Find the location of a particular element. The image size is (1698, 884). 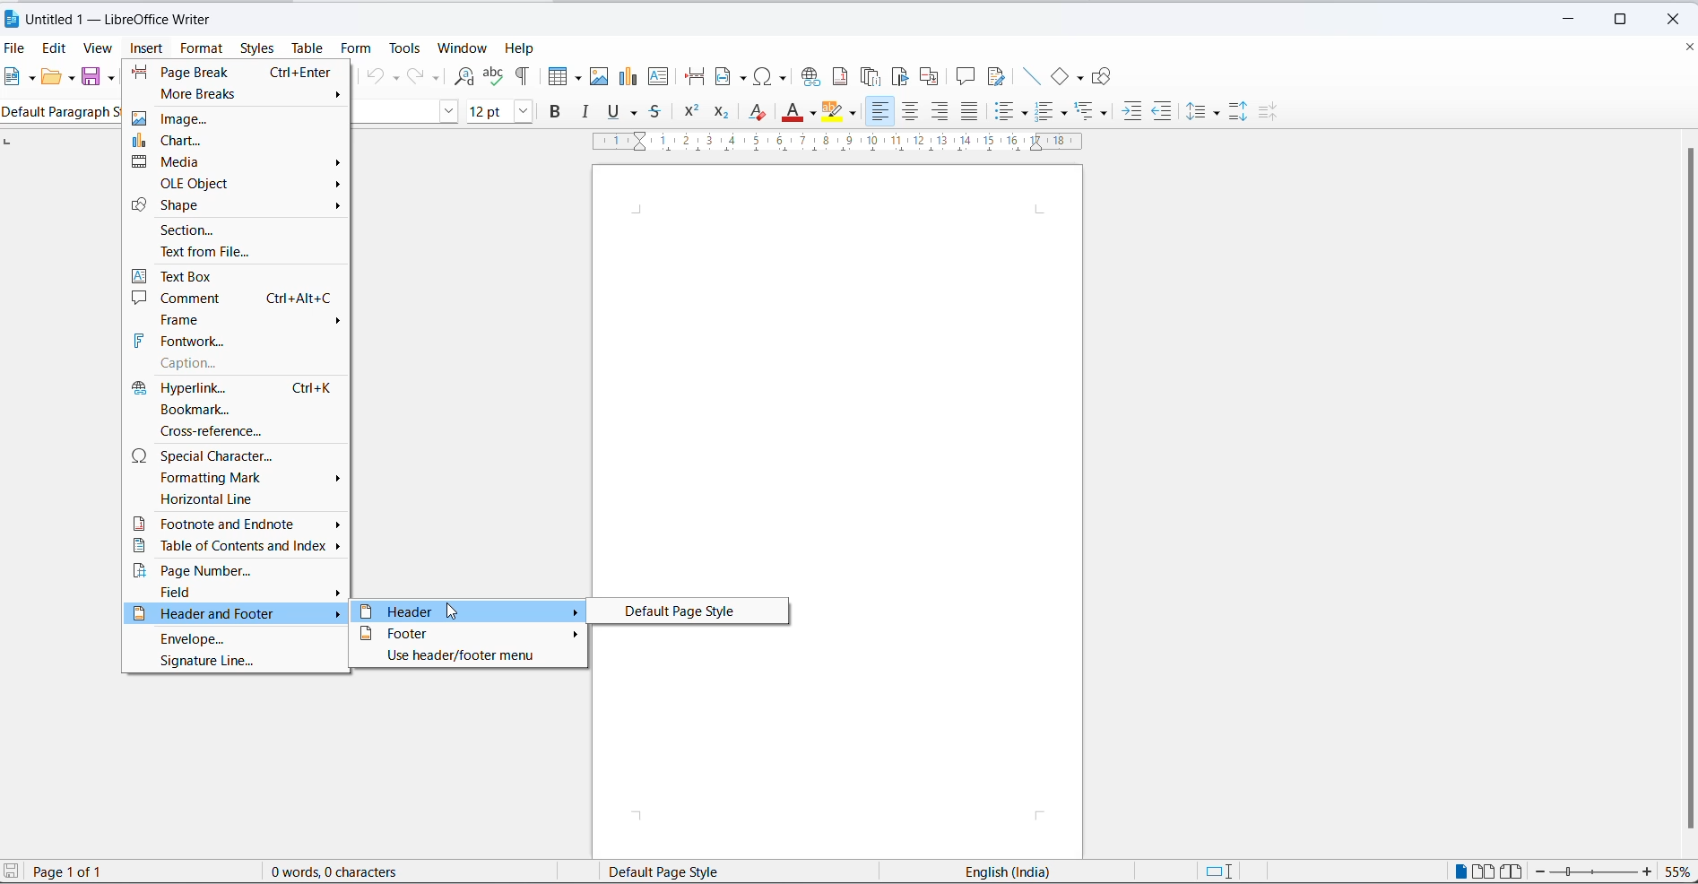

use header/footer menu is located at coordinates (469, 659).